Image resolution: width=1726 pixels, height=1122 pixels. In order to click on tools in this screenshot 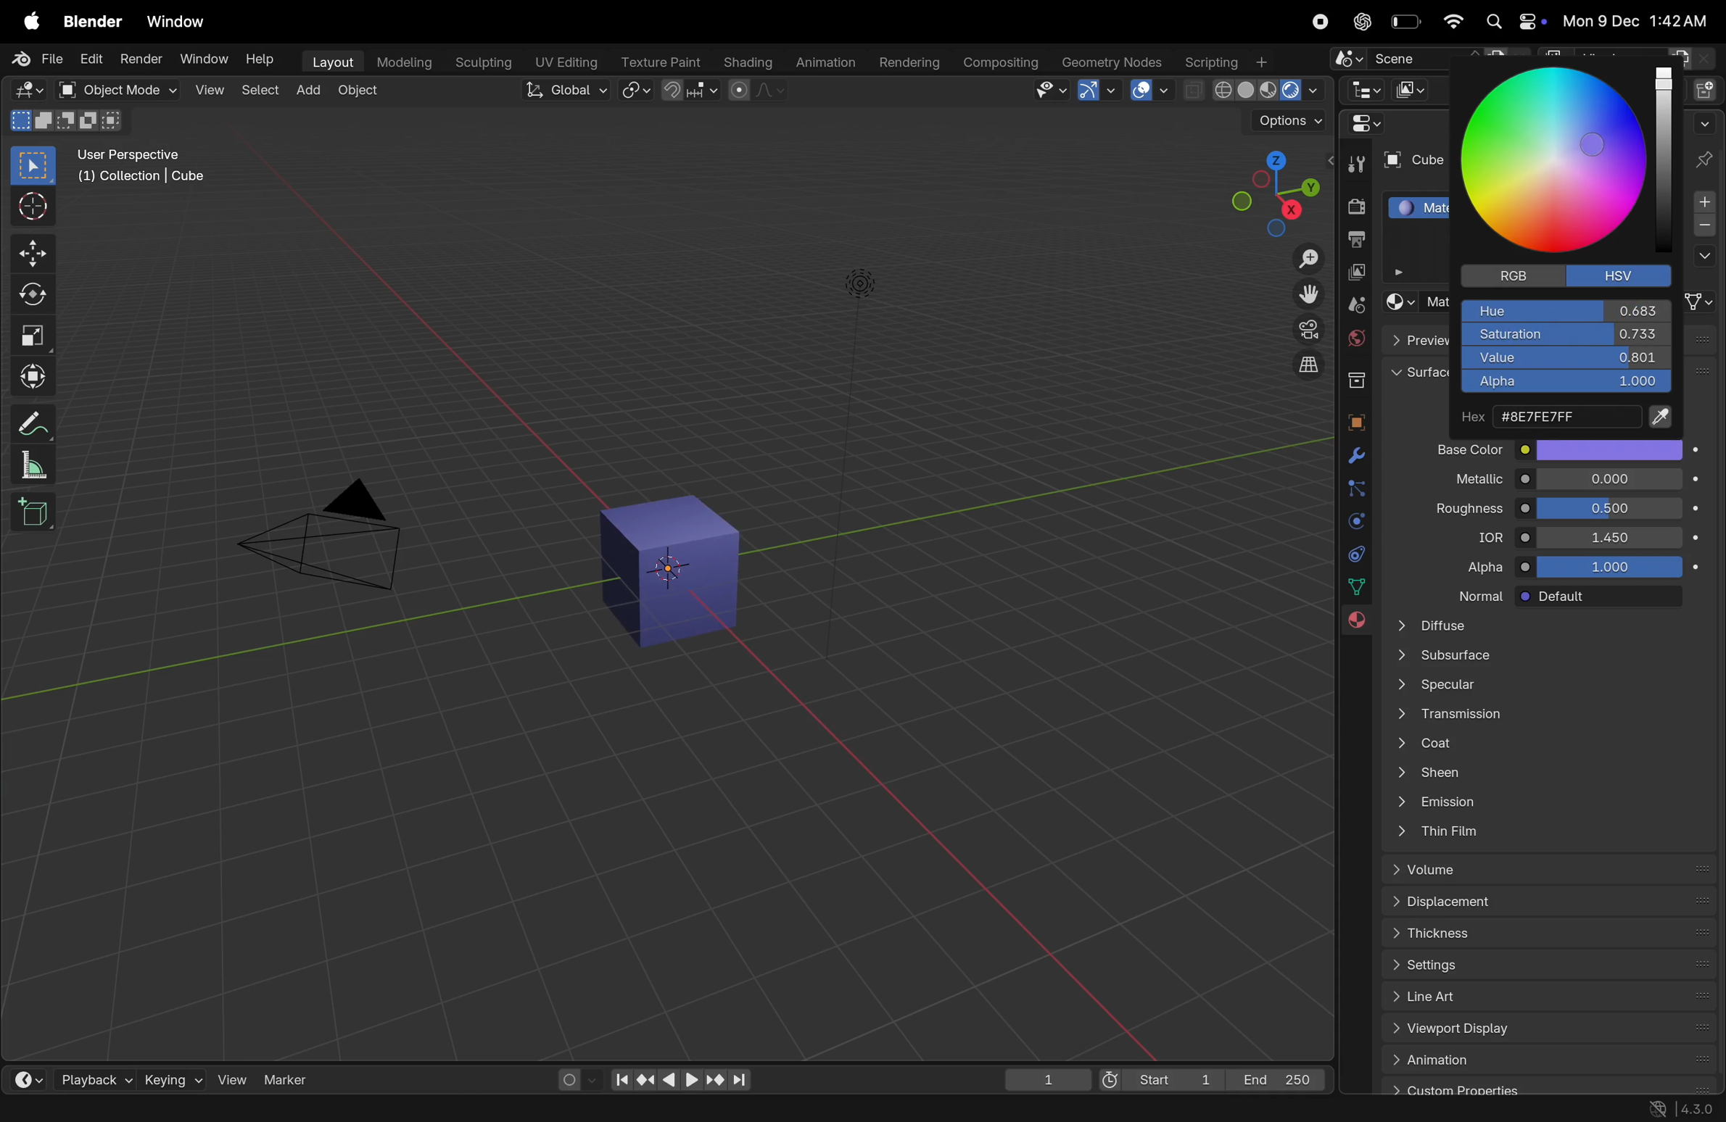, I will do `click(1355, 162)`.